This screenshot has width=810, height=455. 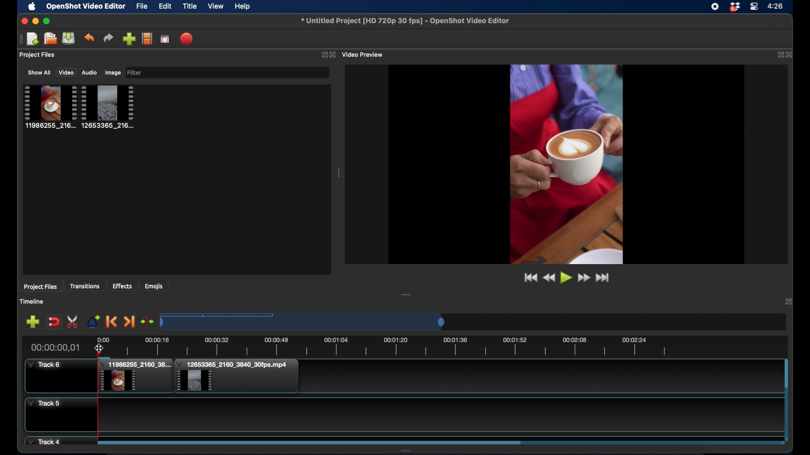 I want to click on file name, so click(x=406, y=21).